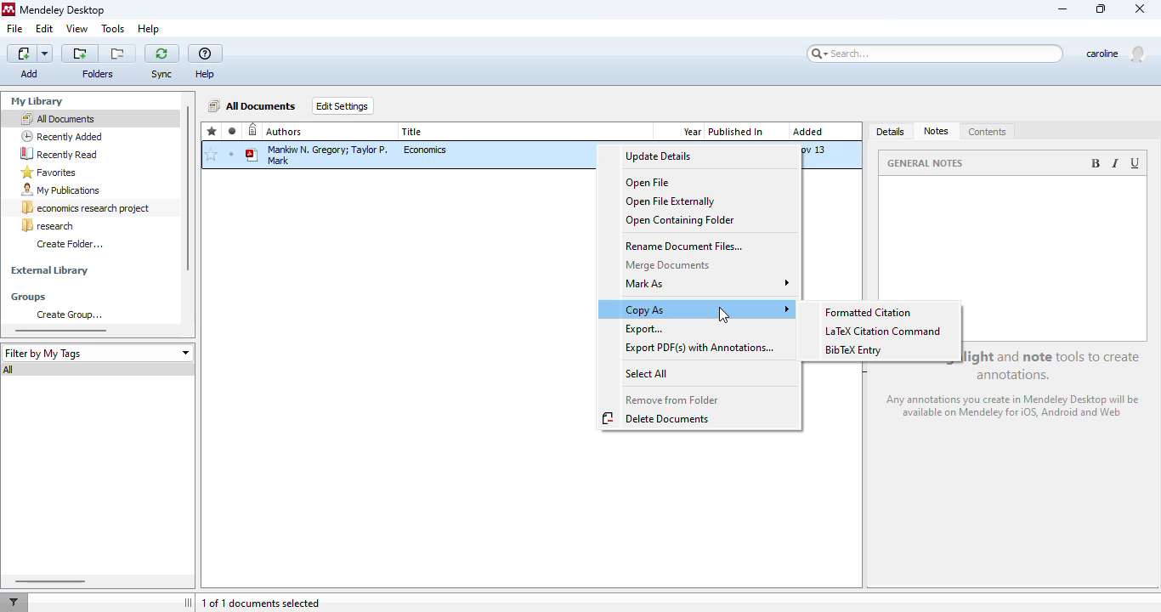 The height and width of the screenshot is (612, 1161). What do you see at coordinates (659, 156) in the screenshot?
I see `update details` at bounding box center [659, 156].